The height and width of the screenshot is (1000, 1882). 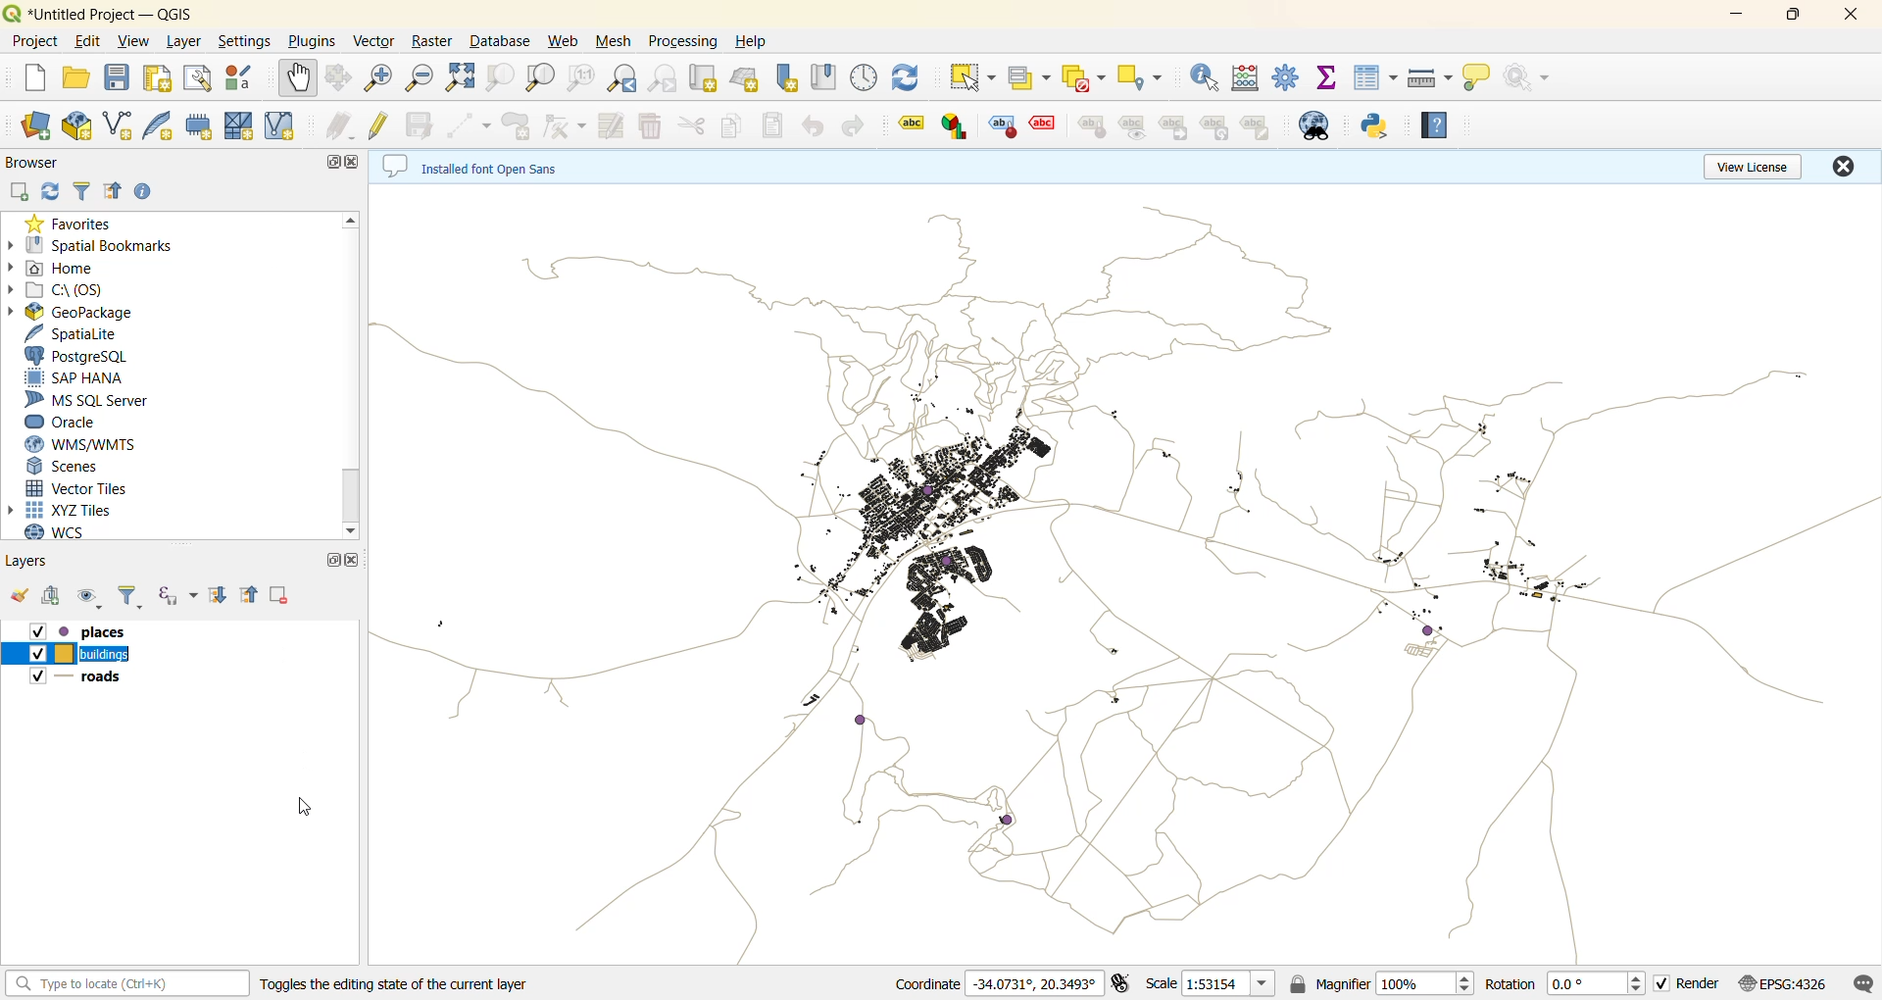 I want to click on zoom in, so click(x=382, y=79).